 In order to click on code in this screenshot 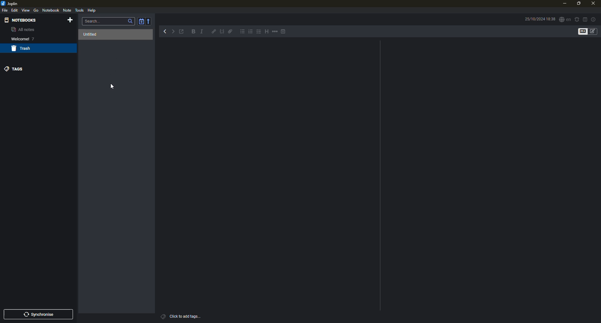, I will do `click(221, 32)`.